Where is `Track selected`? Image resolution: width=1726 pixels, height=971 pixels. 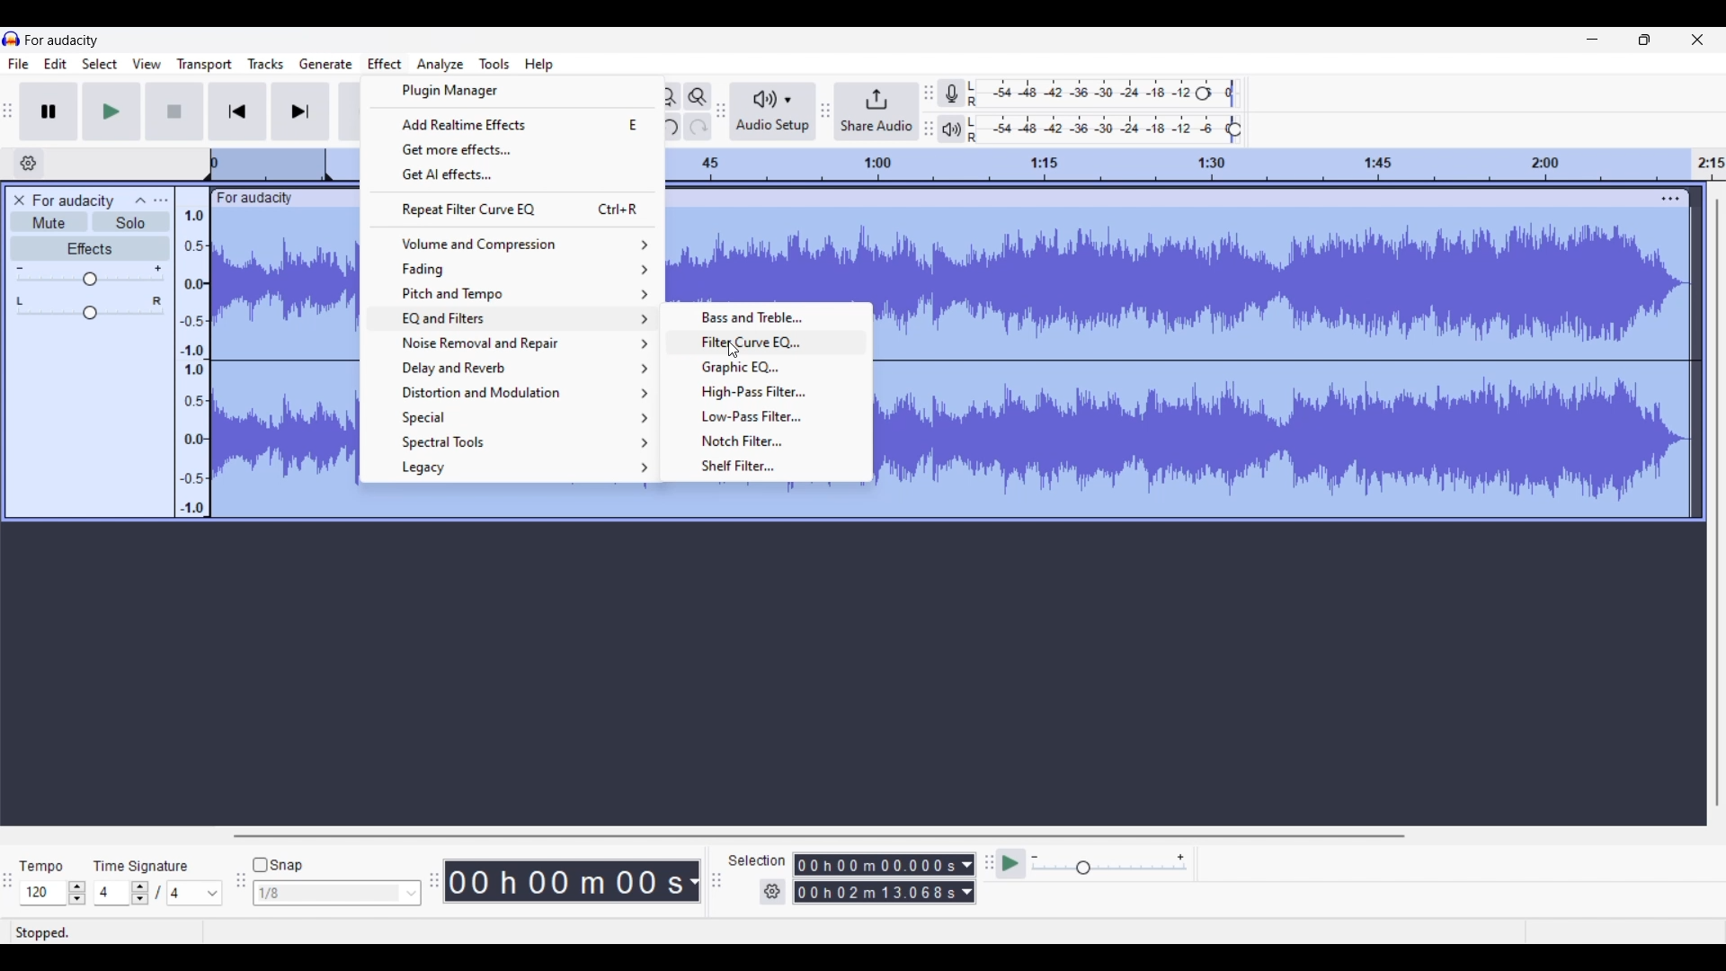
Track selected is located at coordinates (1290, 365).